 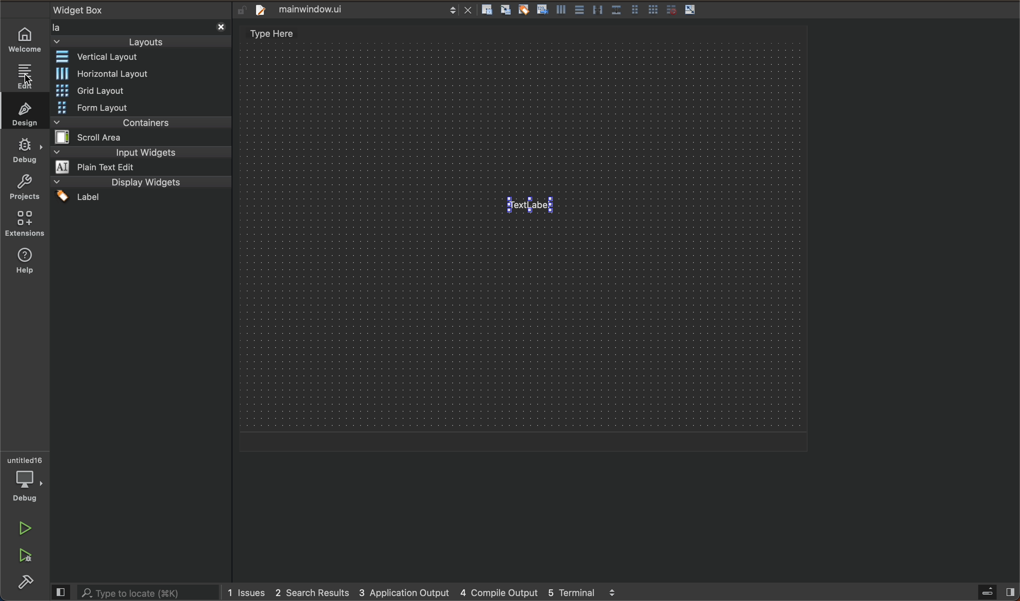 What do you see at coordinates (59, 592) in the screenshot?
I see `Preview` at bounding box center [59, 592].